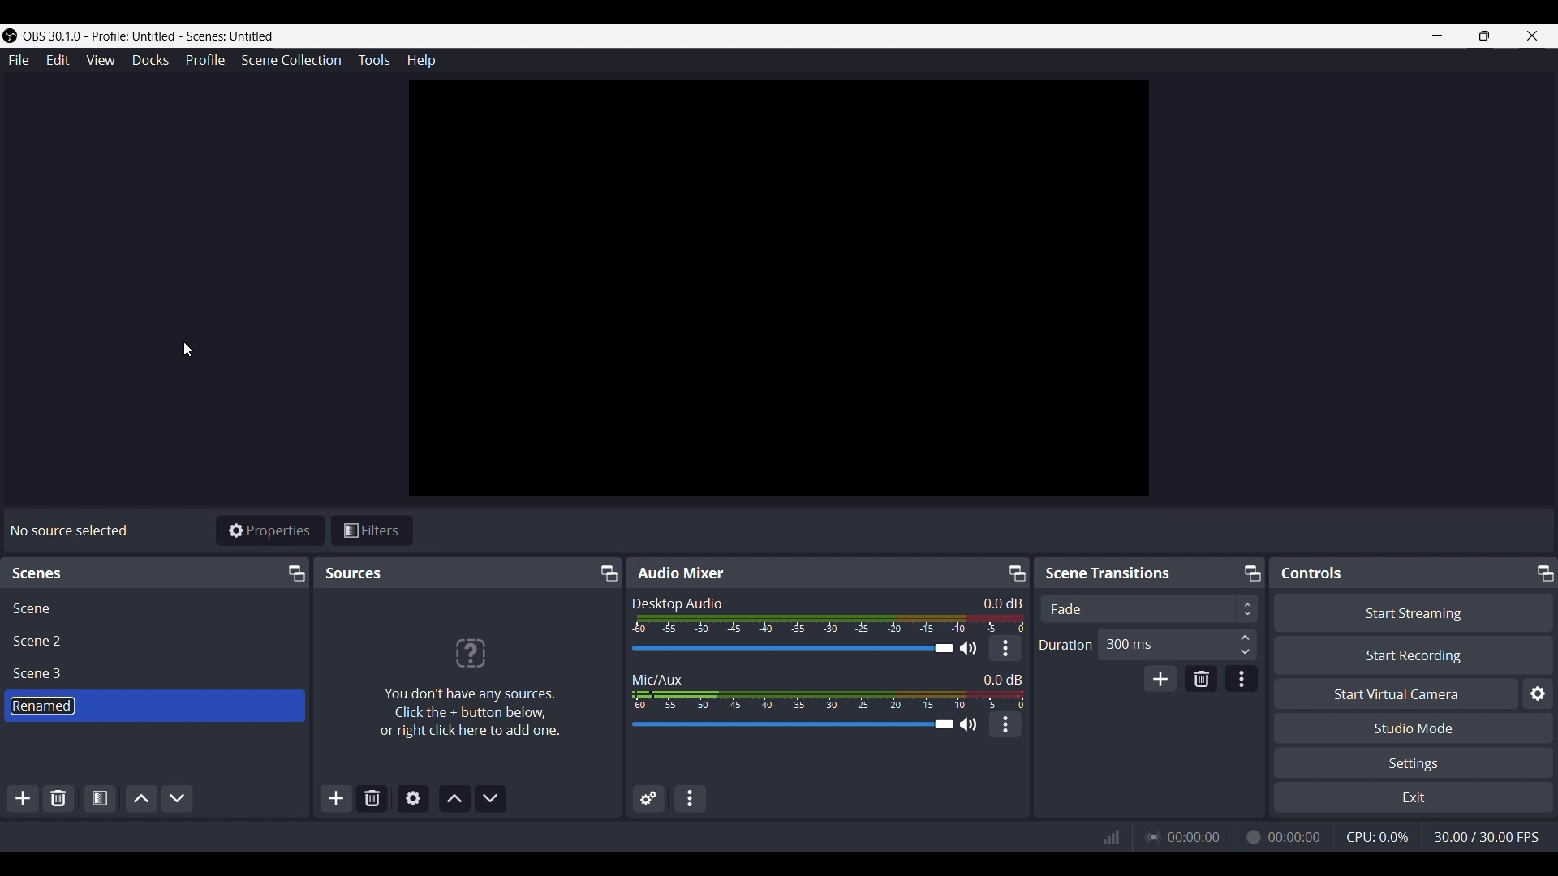 The height and width of the screenshot is (876, 1558). Describe the element at coordinates (648, 800) in the screenshot. I see `Advanced Audio Properties` at that location.